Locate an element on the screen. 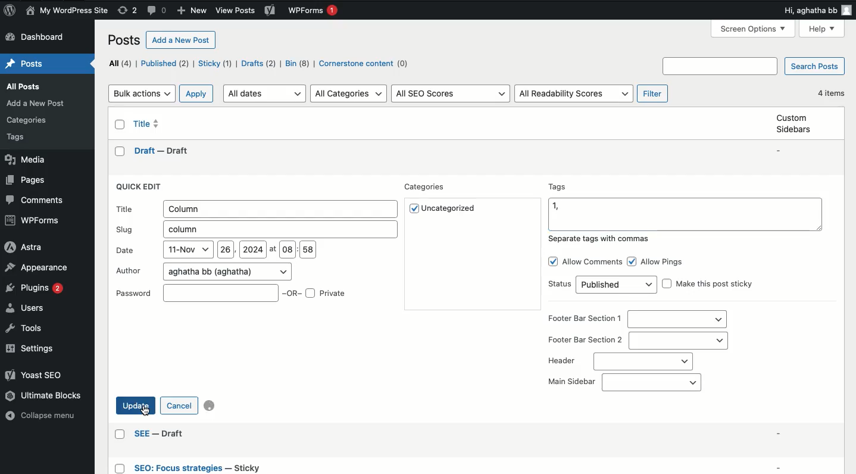  Hi user is located at coordinates (817, 10).